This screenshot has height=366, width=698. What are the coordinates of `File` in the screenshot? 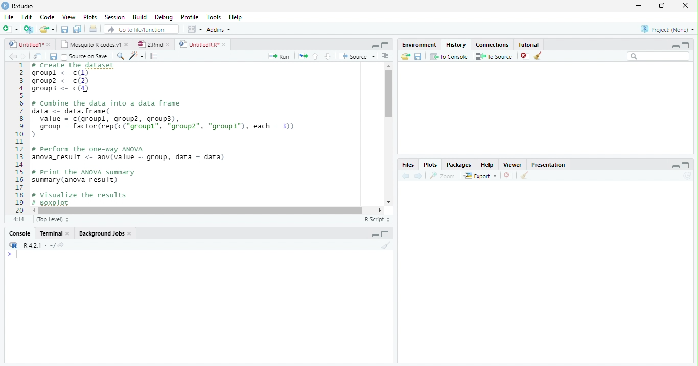 It's located at (8, 16).